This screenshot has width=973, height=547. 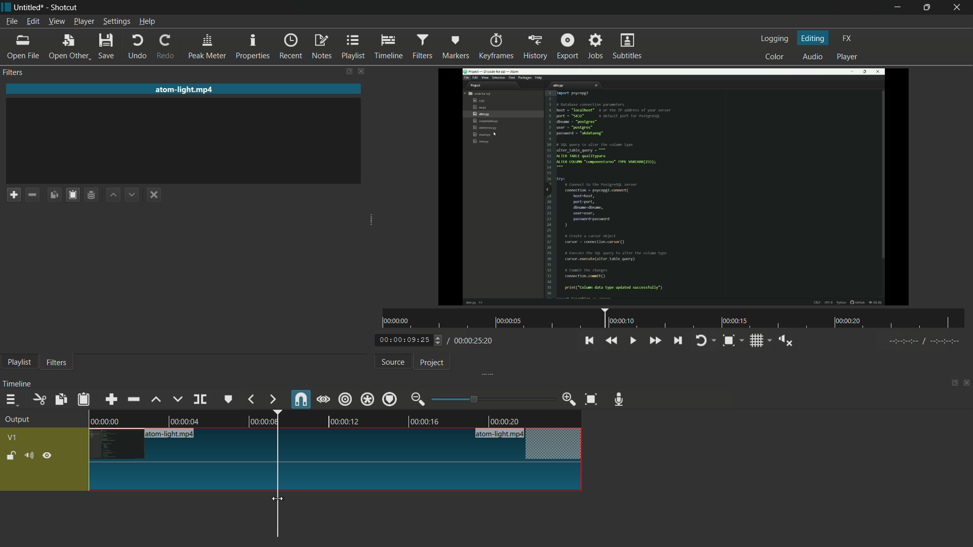 What do you see at coordinates (336, 445) in the screenshot?
I see `video track v1` at bounding box center [336, 445].